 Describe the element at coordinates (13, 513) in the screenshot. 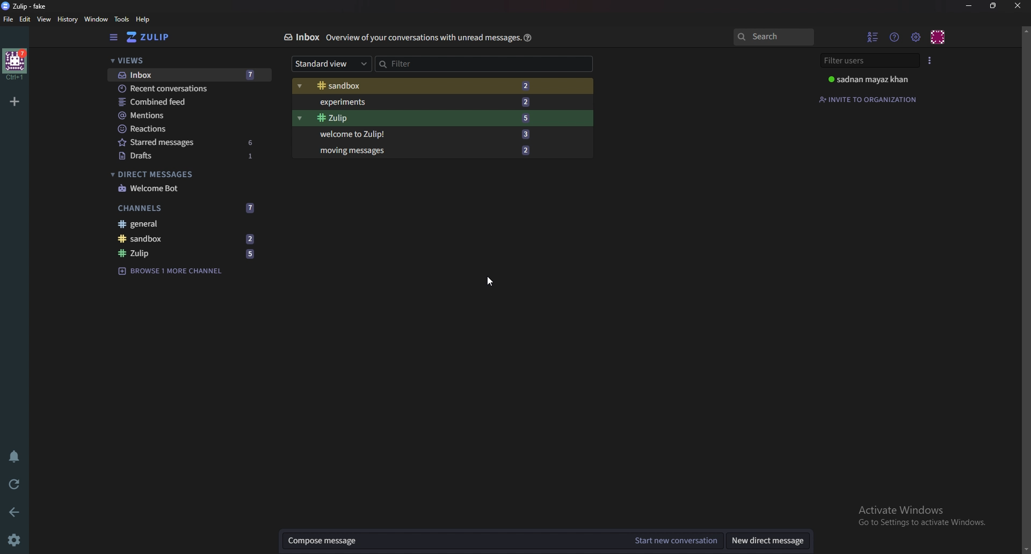

I see `back` at that location.